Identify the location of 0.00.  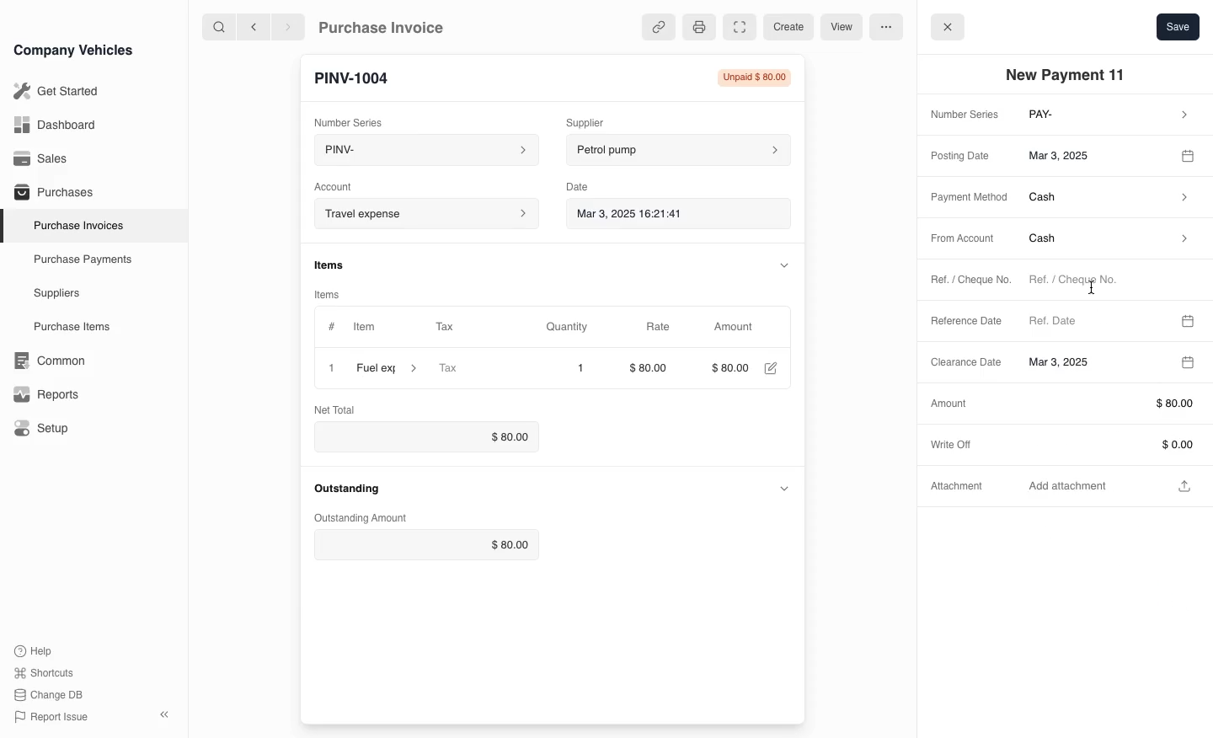
(1109, 444).